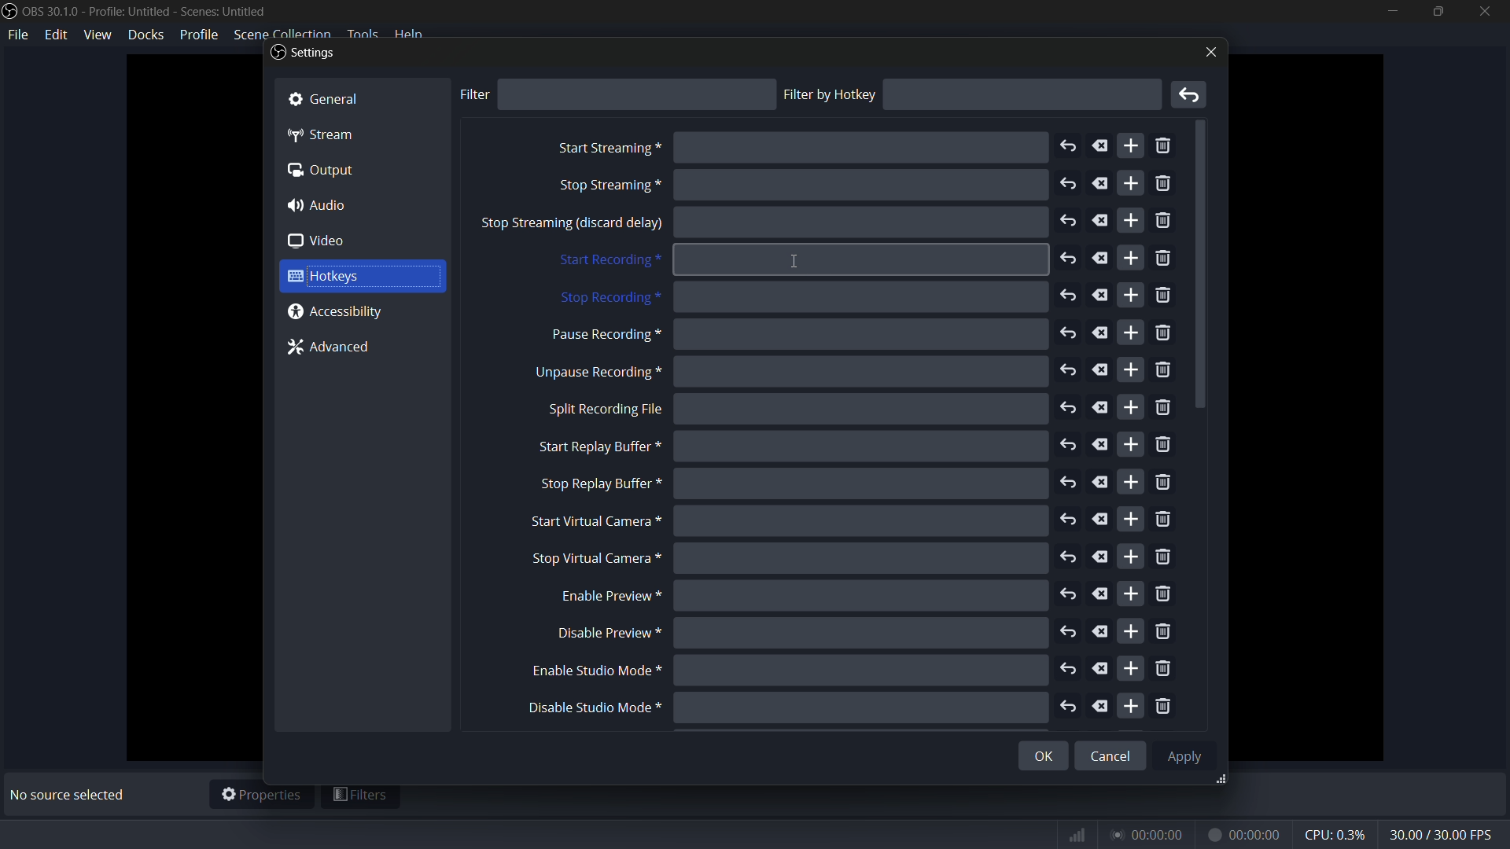 This screenshot has height=849, width=1510. Describe the element at coordinates (1102, 483) in the screenshot. I see `delete` at that location.